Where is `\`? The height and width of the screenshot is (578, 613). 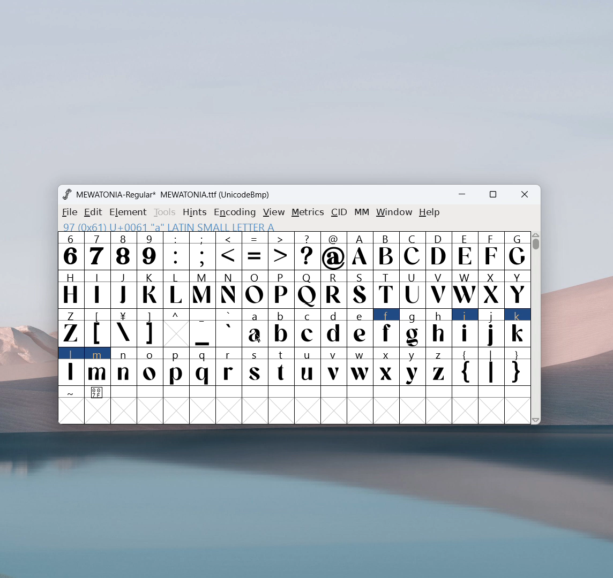
\ is located at coordinates (123, 328).